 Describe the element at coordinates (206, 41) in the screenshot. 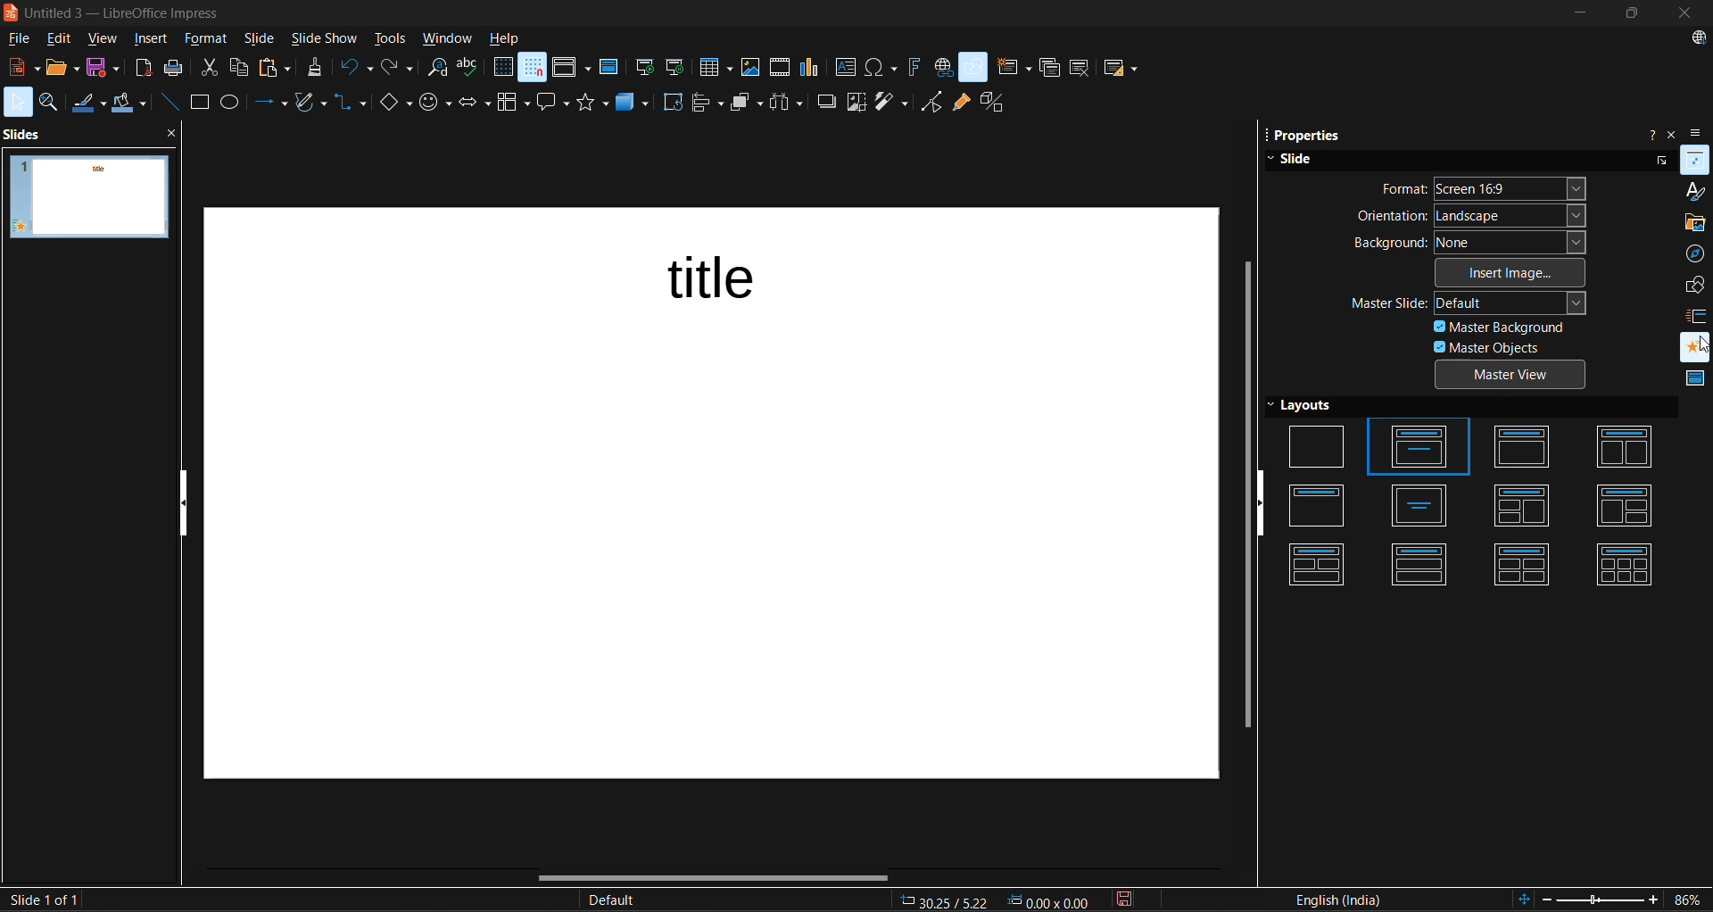

I see `format` at that location.